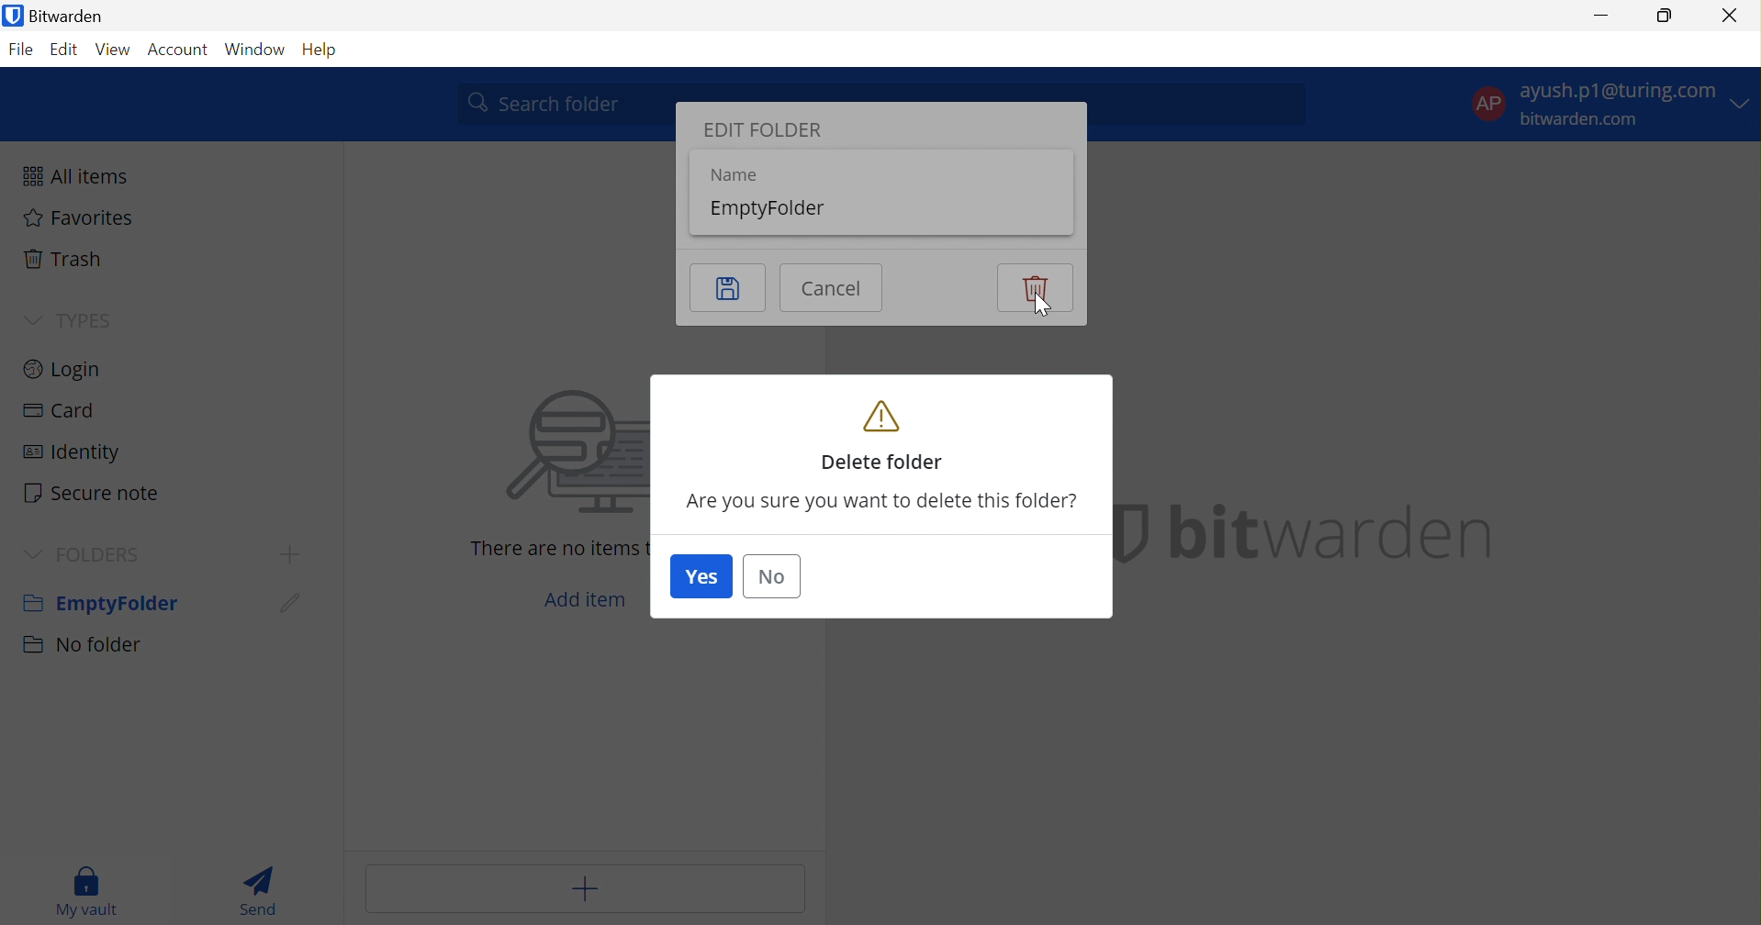 The width and height of the screenshot is (1761, 925). What do you see at coordinates (884, 435) in the screenshot?
I see `Delete folder` at bounding box center [884, 435].